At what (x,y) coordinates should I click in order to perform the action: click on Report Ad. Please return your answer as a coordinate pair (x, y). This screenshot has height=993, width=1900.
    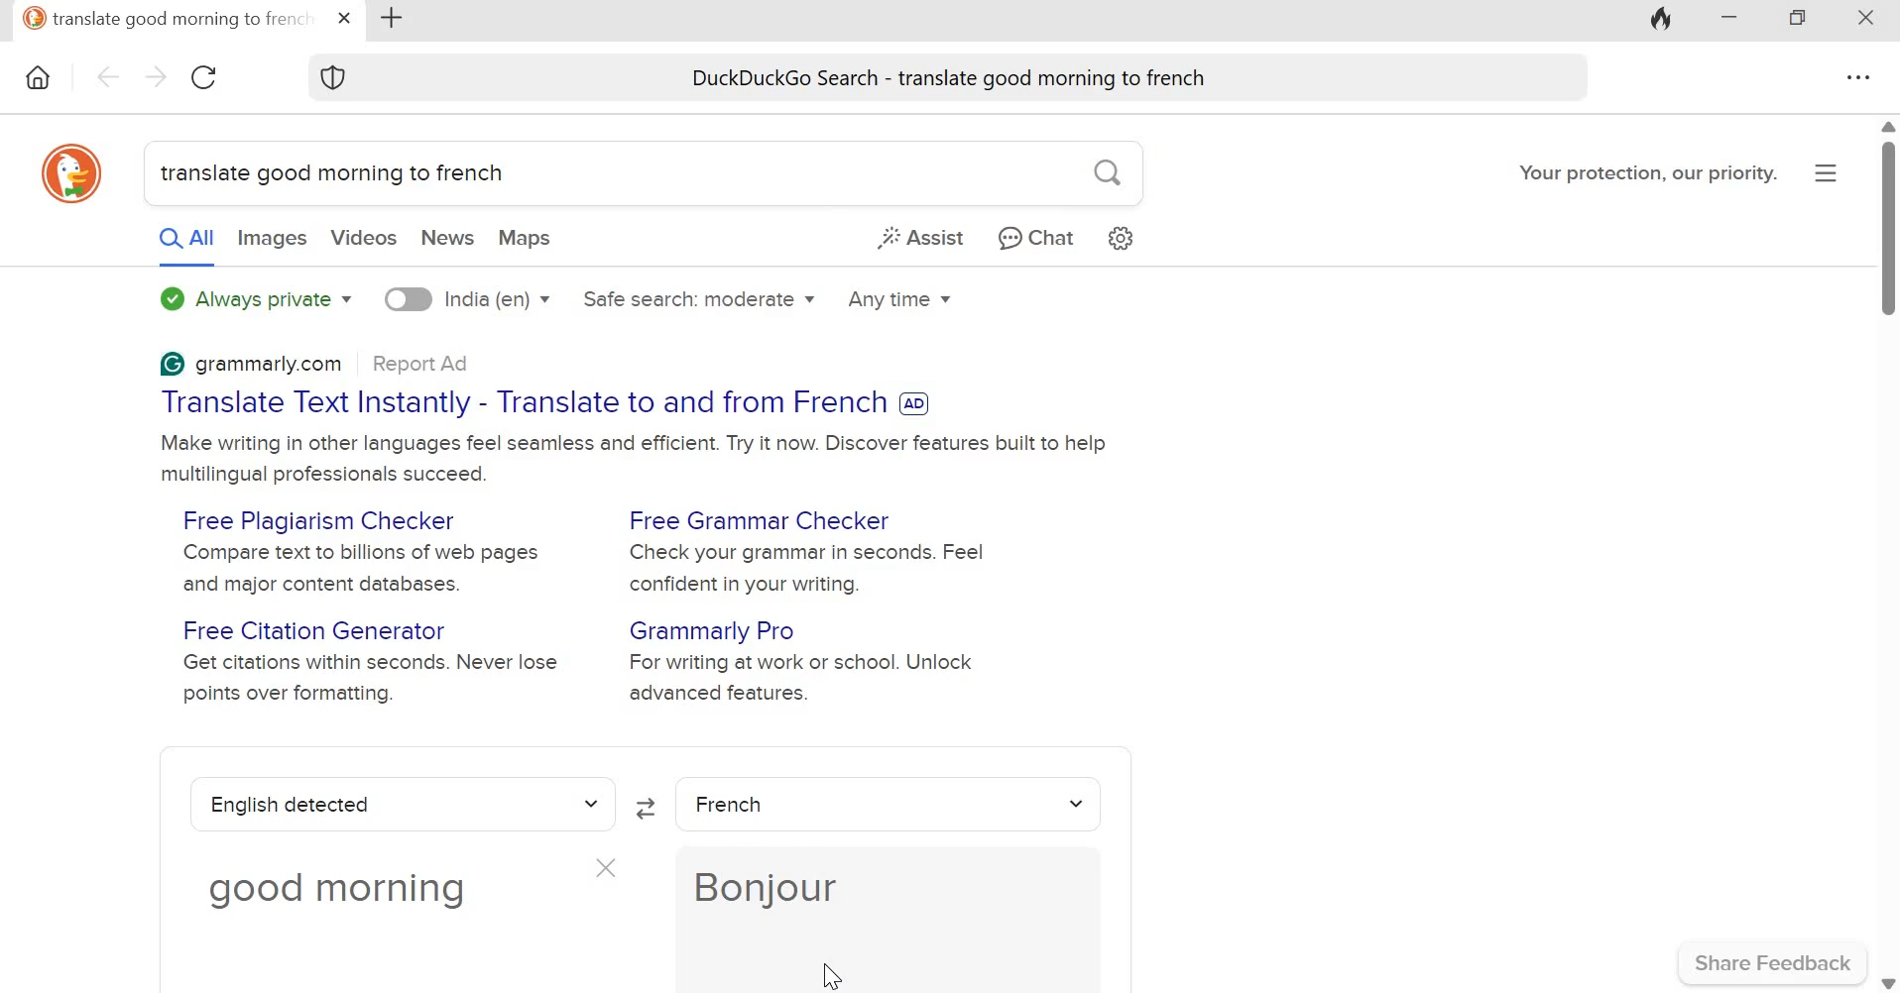
    Looking at the image, I should click on (427, 364).